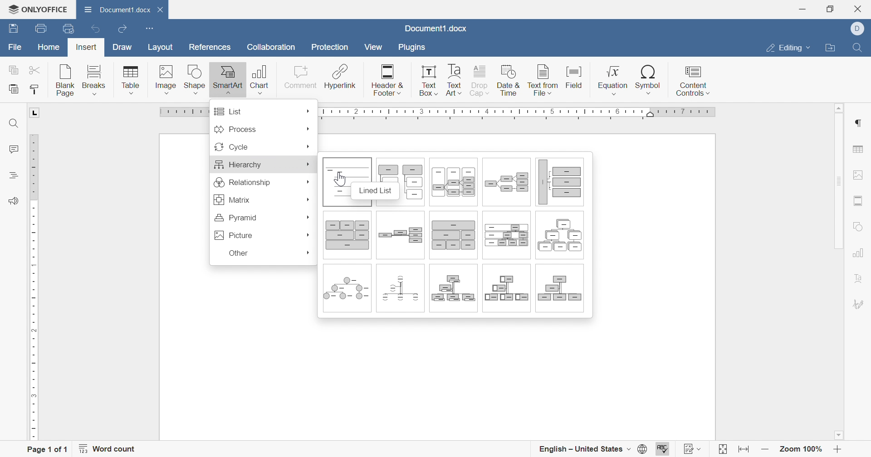 The height and width of the screenshot is (457, 871). I want to click on Restore down, so click(829, 9).